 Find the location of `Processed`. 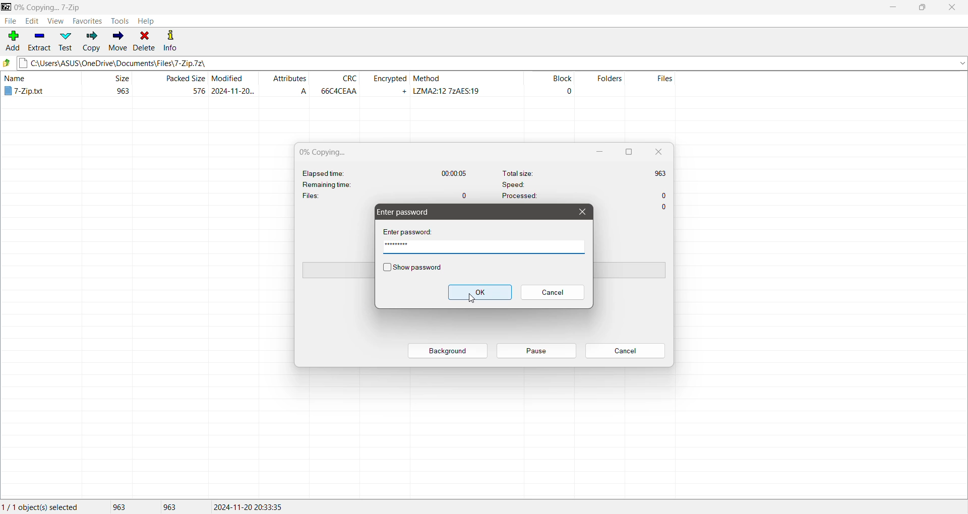

Processed is located at coordinates (585, 198).